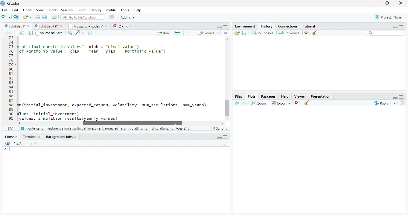  What do you see at coordinates (19, 123) in the screenshot?
I see `Scroll Left` at bounding box center [19, 123].